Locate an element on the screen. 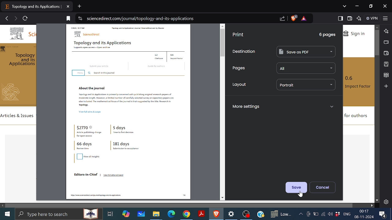  Help is located at coordinates (260, 214).